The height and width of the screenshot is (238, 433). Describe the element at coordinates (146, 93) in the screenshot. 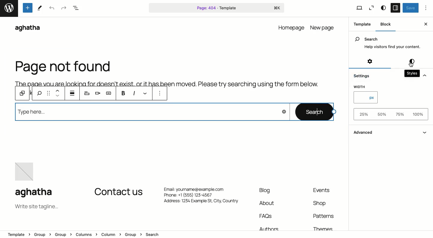

I see `Link` at that location.